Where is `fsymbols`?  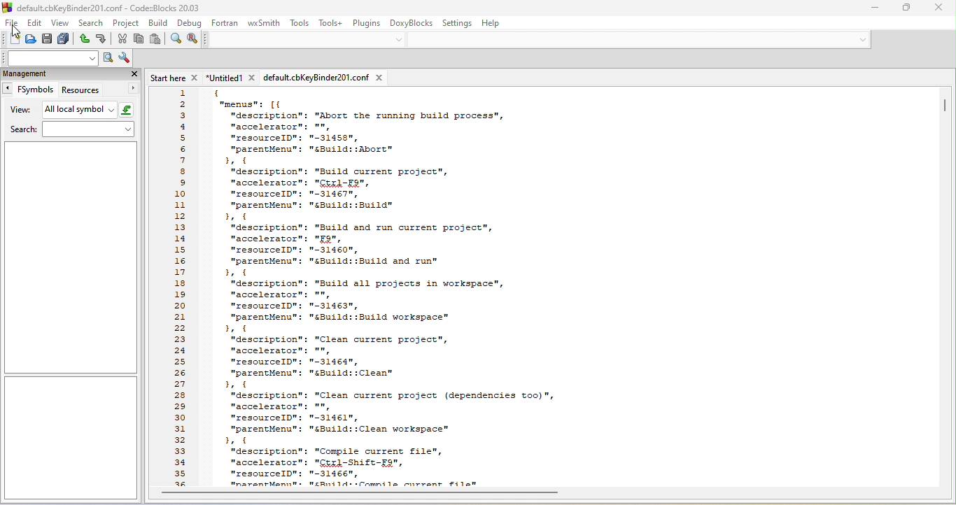 fsymbols is located at coordinates (28, 89).